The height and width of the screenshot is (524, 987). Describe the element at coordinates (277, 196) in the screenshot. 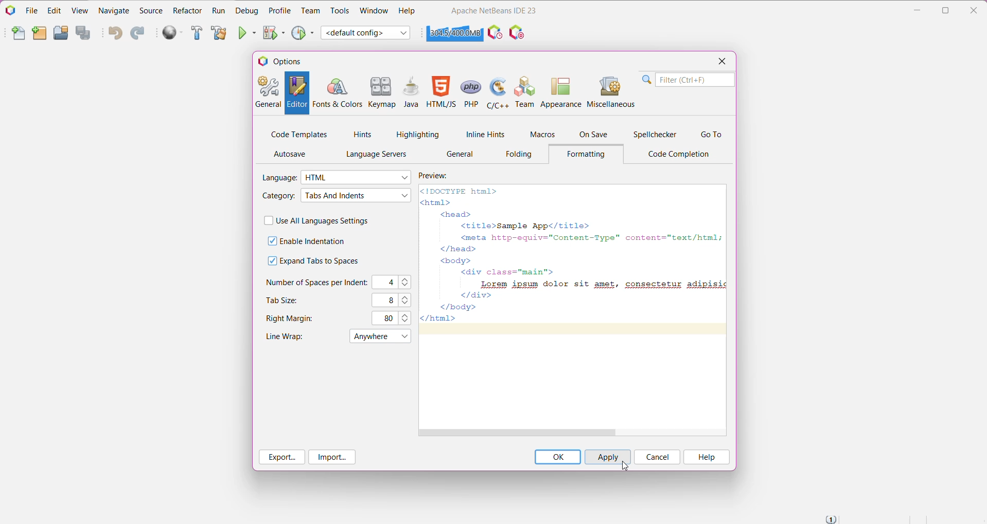

I see `Category` at that location.